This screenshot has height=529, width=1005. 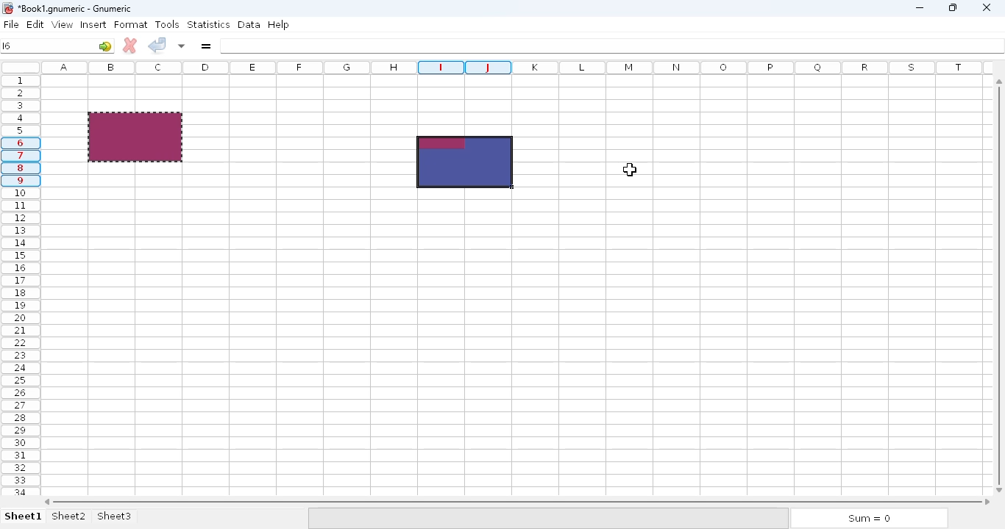 What do you see at coordinates (166, 24) in the screenshot?
I see `tools` at bounding box center [166, 24].